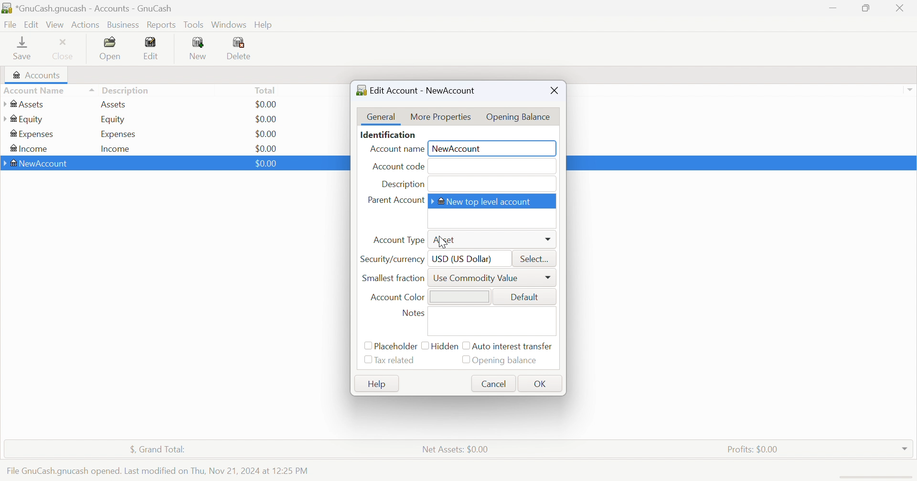  I want to click on Restore Down, so click(867, 7).